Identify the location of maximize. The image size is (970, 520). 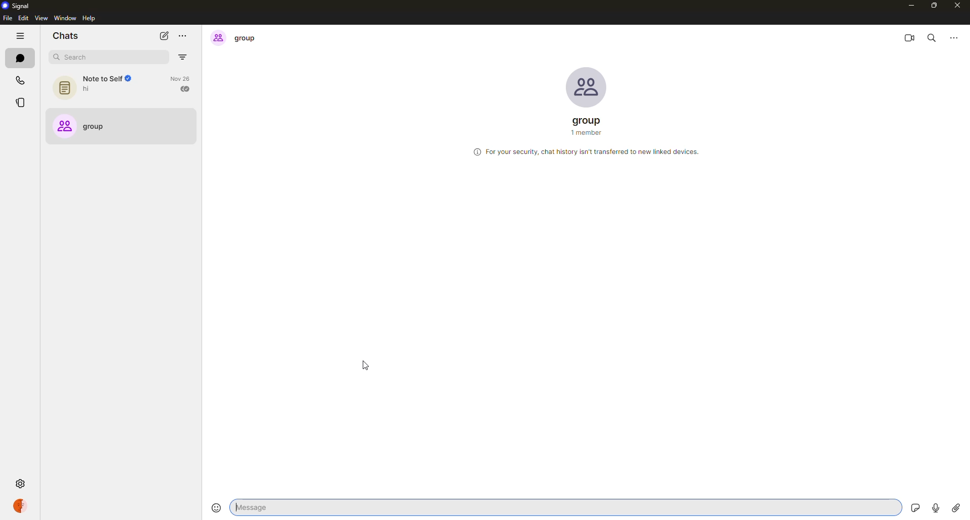
(934, 6).